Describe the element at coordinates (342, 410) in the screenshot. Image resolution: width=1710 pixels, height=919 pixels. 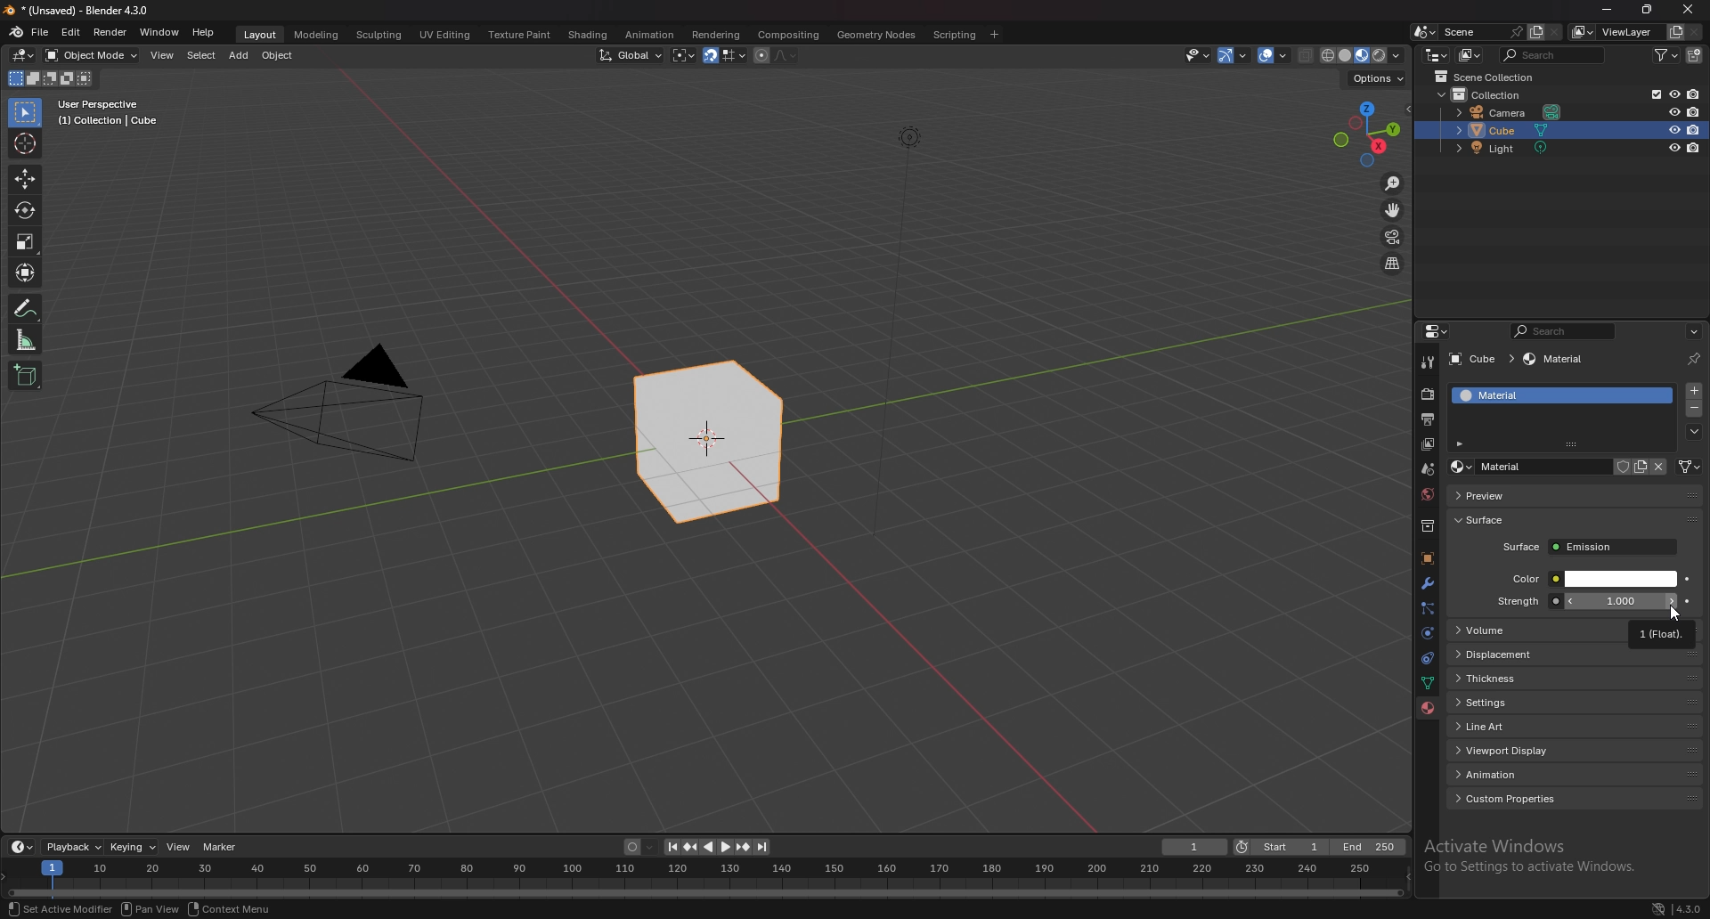
I see `` at that location.